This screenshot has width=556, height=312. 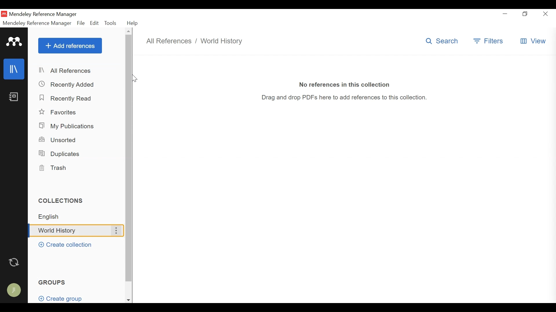 I want to click on My Publications, so click(x=68, y=126).